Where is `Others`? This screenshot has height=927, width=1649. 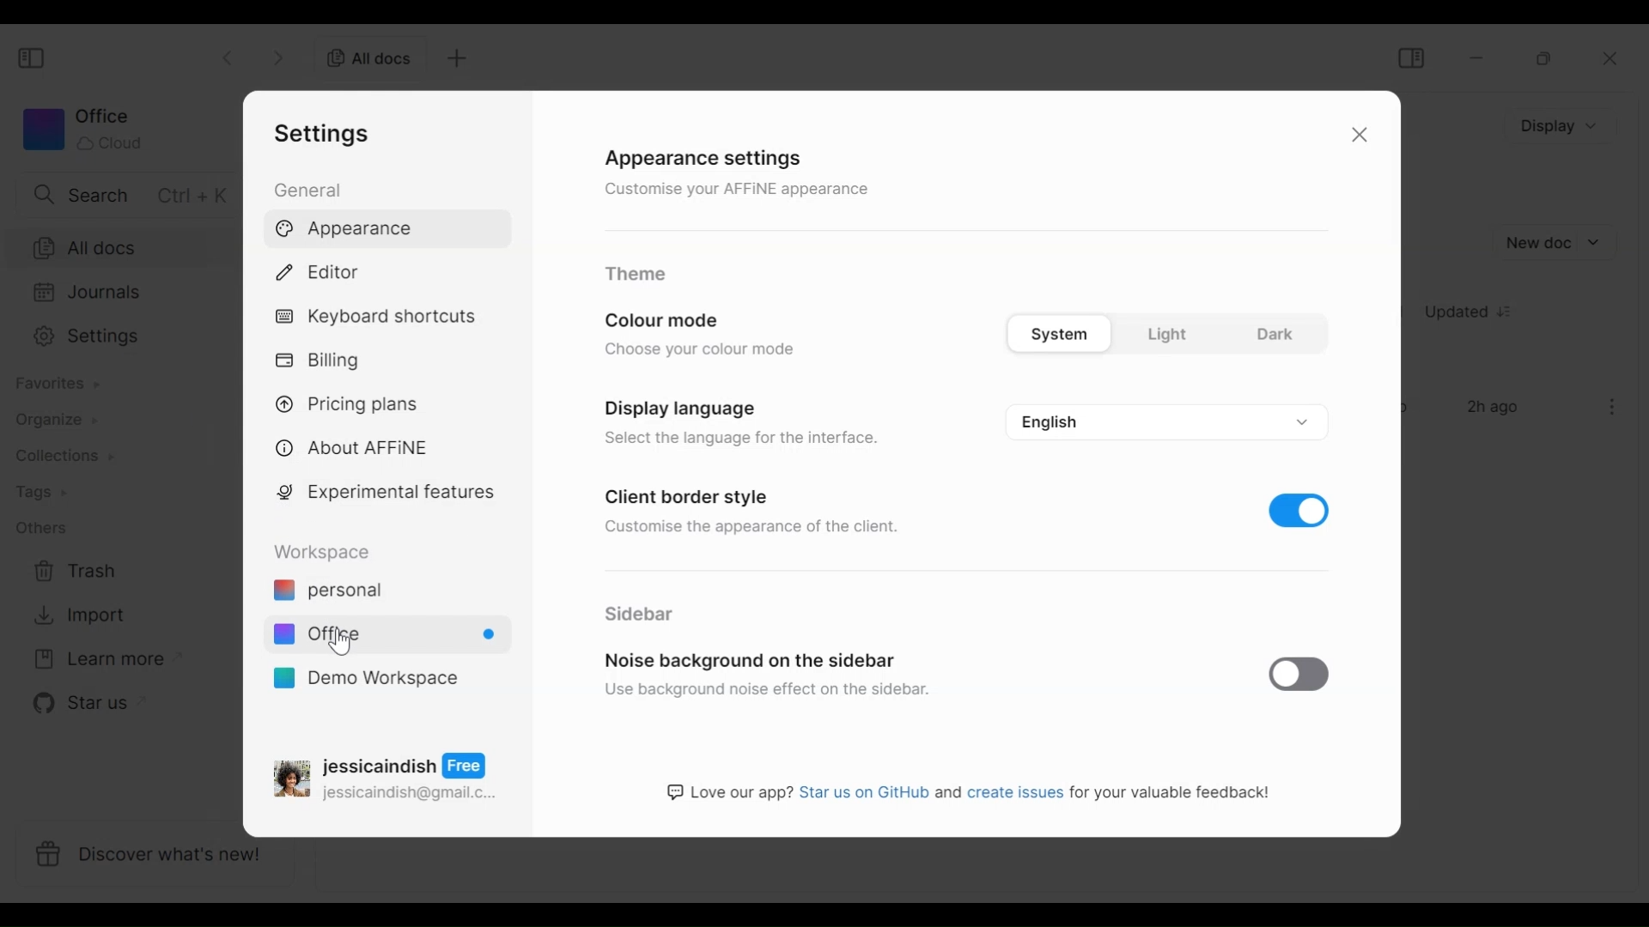
Others is located at coordinates (40, 527).